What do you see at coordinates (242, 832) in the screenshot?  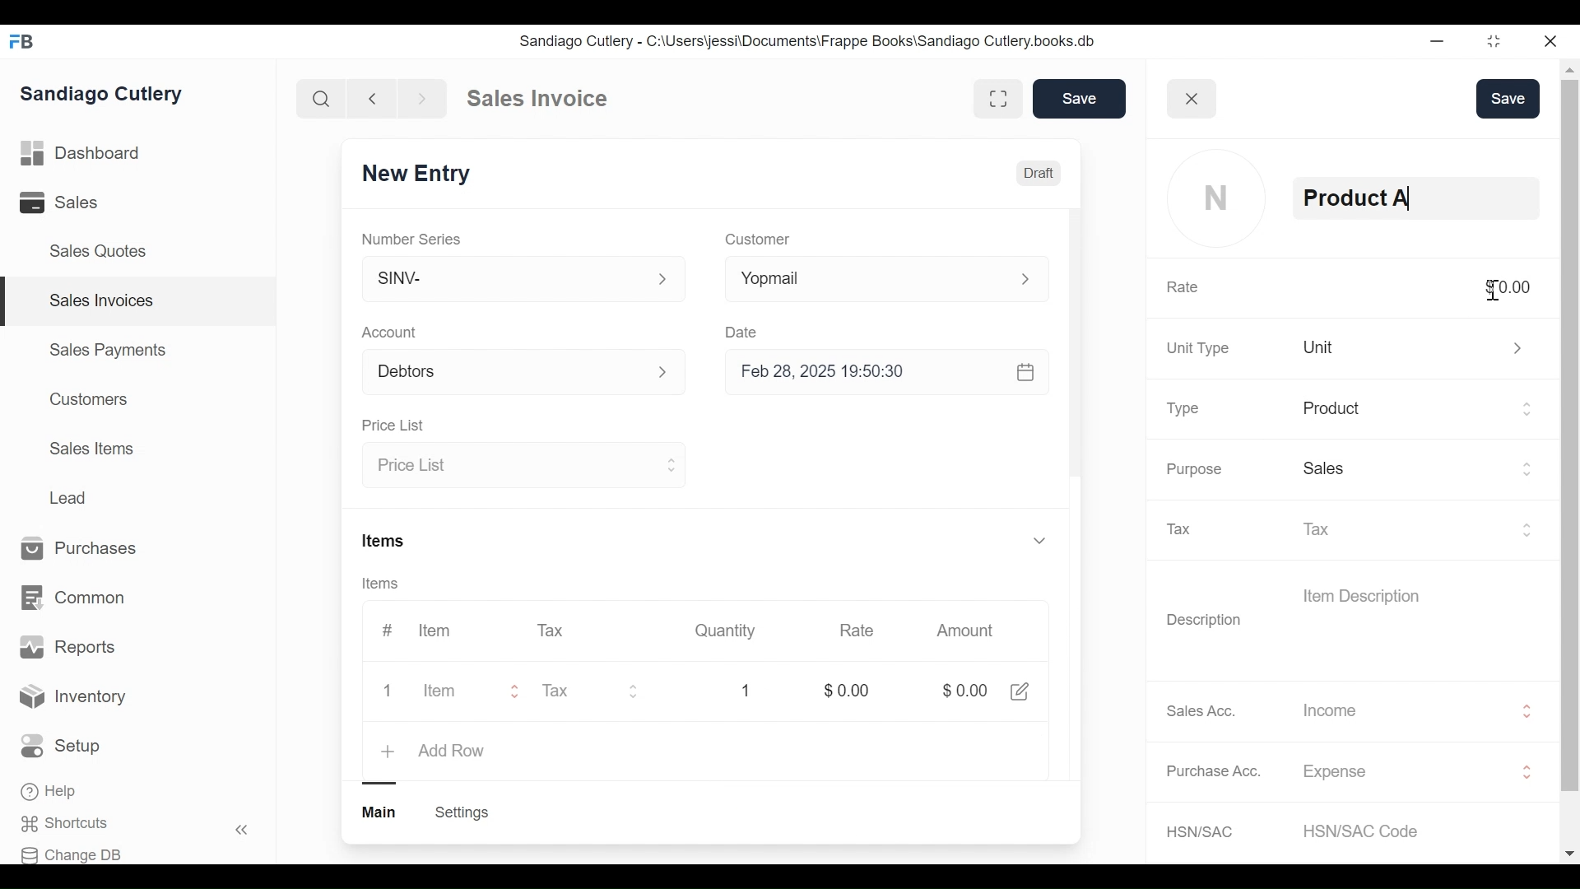 I see `«` at bounding box center [242, 832].